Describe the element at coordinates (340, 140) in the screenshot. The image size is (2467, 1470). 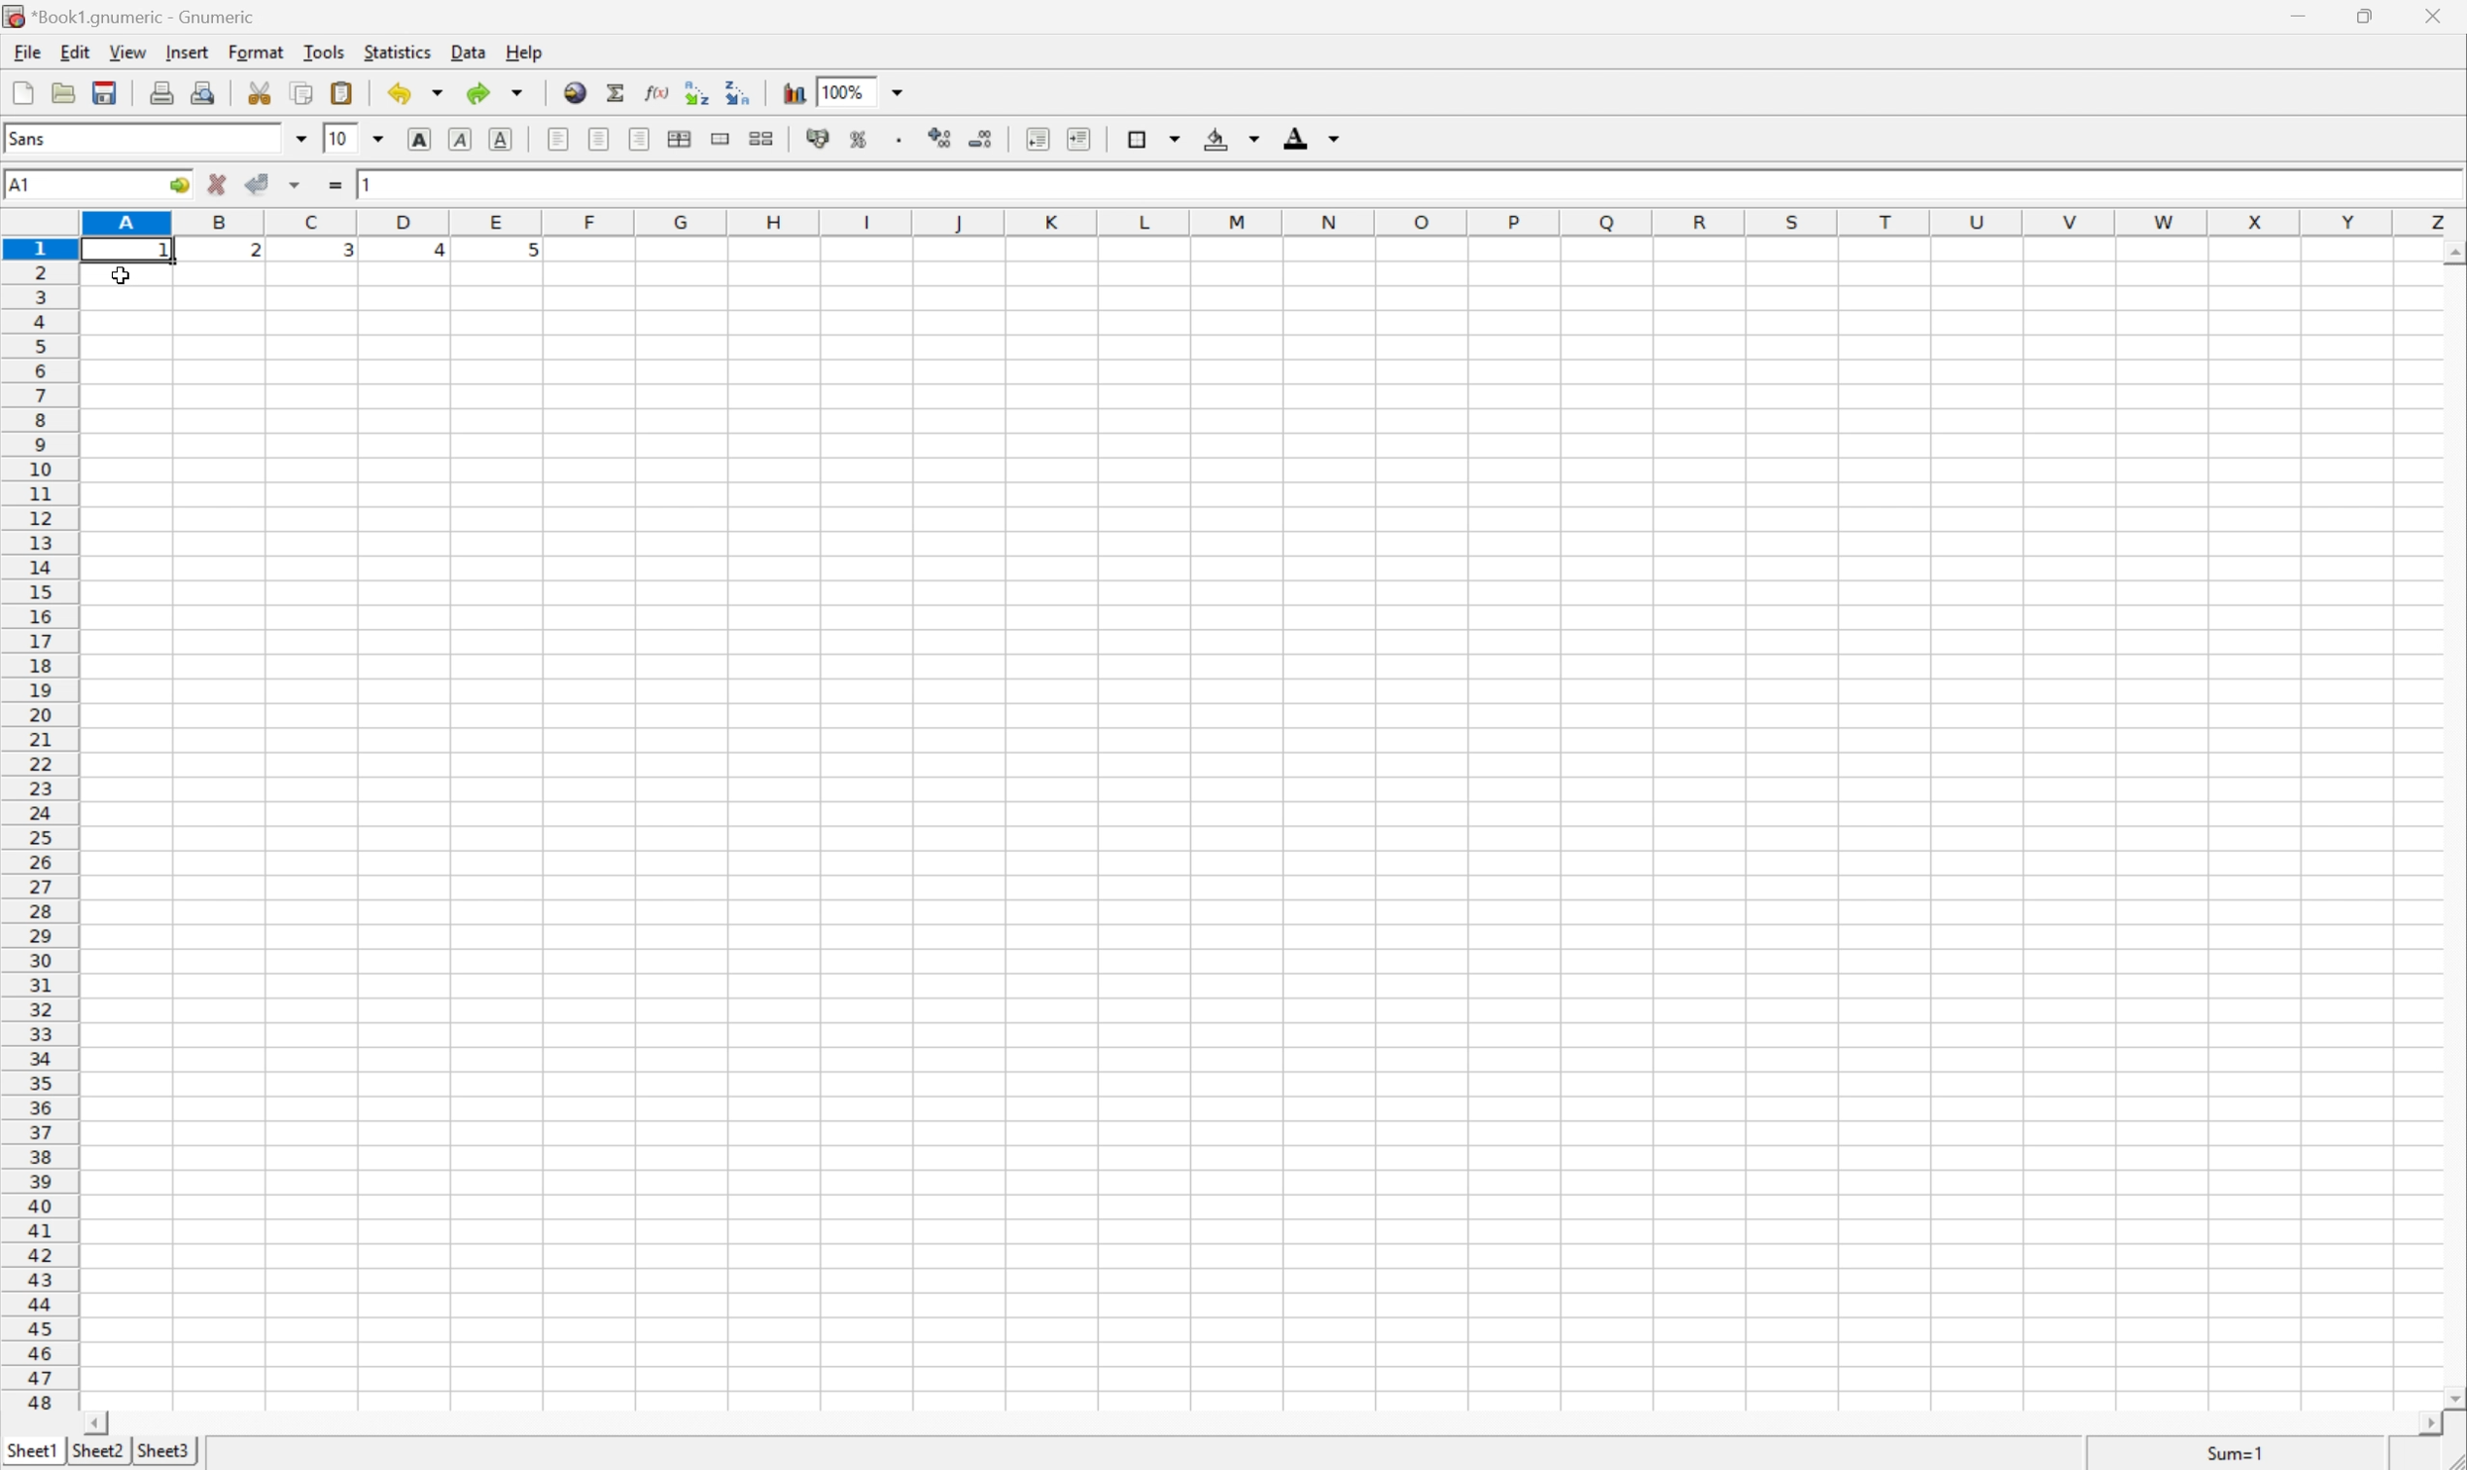
I see `10` at that location.